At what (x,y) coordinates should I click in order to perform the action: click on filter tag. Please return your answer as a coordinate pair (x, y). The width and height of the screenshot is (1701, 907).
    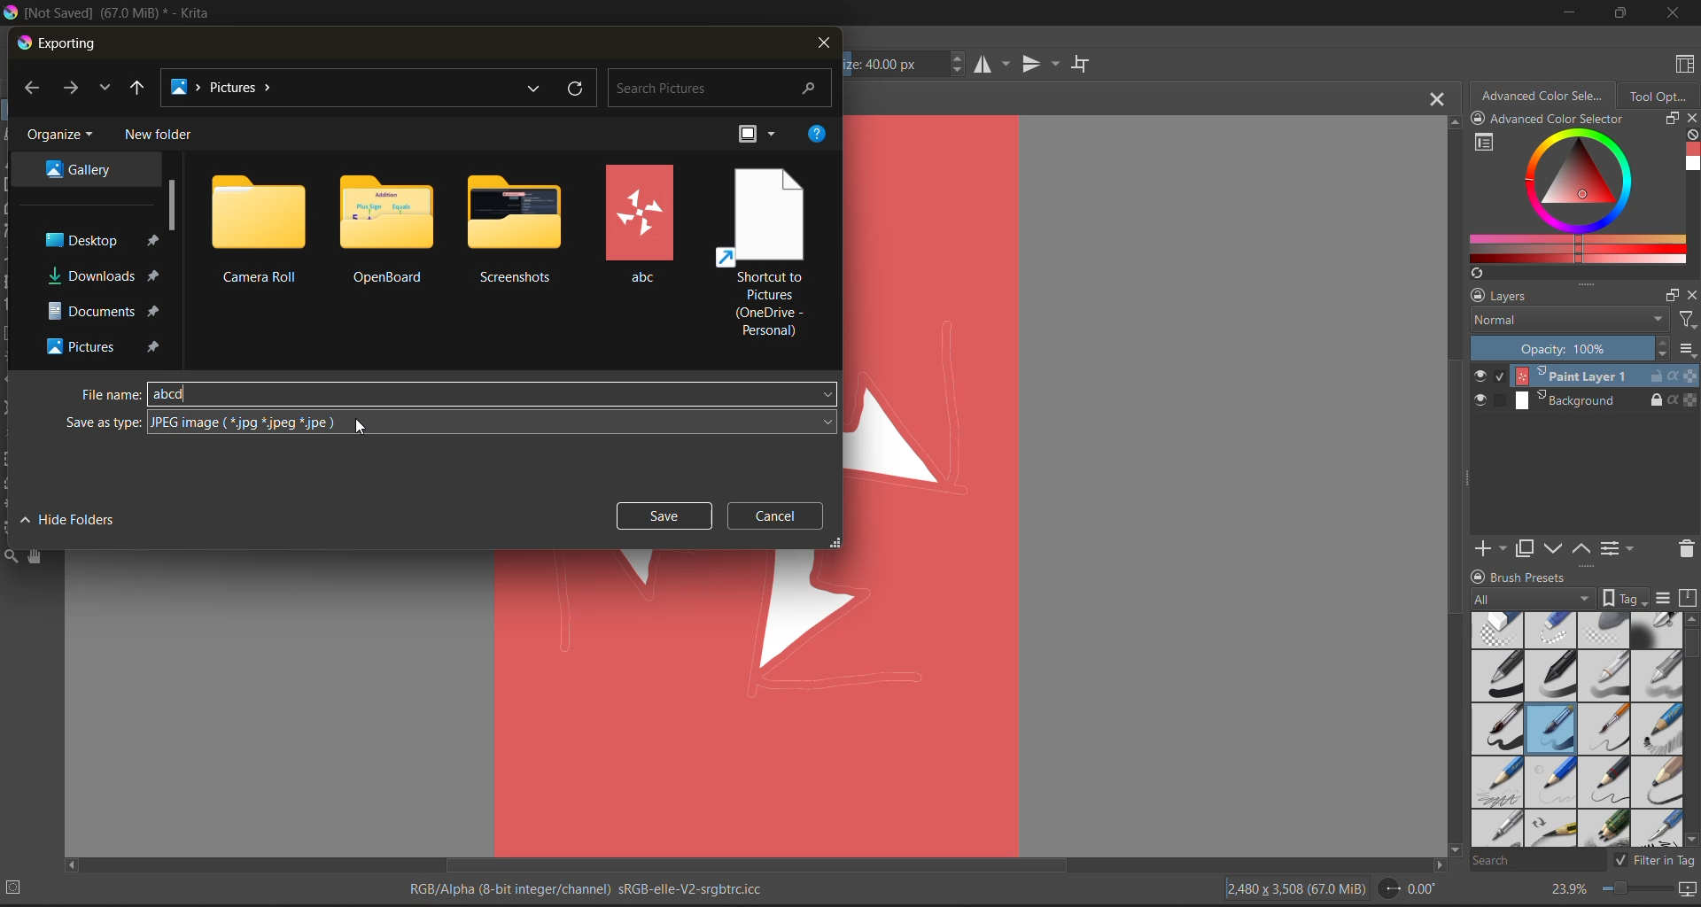
    Looking at the image, I should click on (1655, 862).